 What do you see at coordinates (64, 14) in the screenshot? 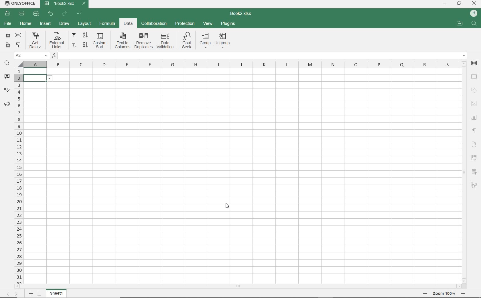
I see `REDO` at bounding box center [64, 14].